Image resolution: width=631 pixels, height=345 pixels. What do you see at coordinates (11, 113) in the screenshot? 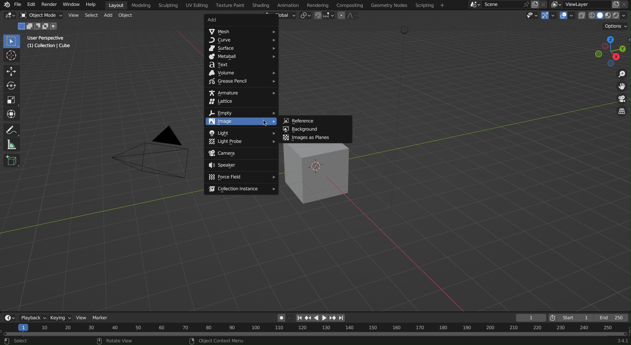
I see `Transform` at bounding box center [11, 113].